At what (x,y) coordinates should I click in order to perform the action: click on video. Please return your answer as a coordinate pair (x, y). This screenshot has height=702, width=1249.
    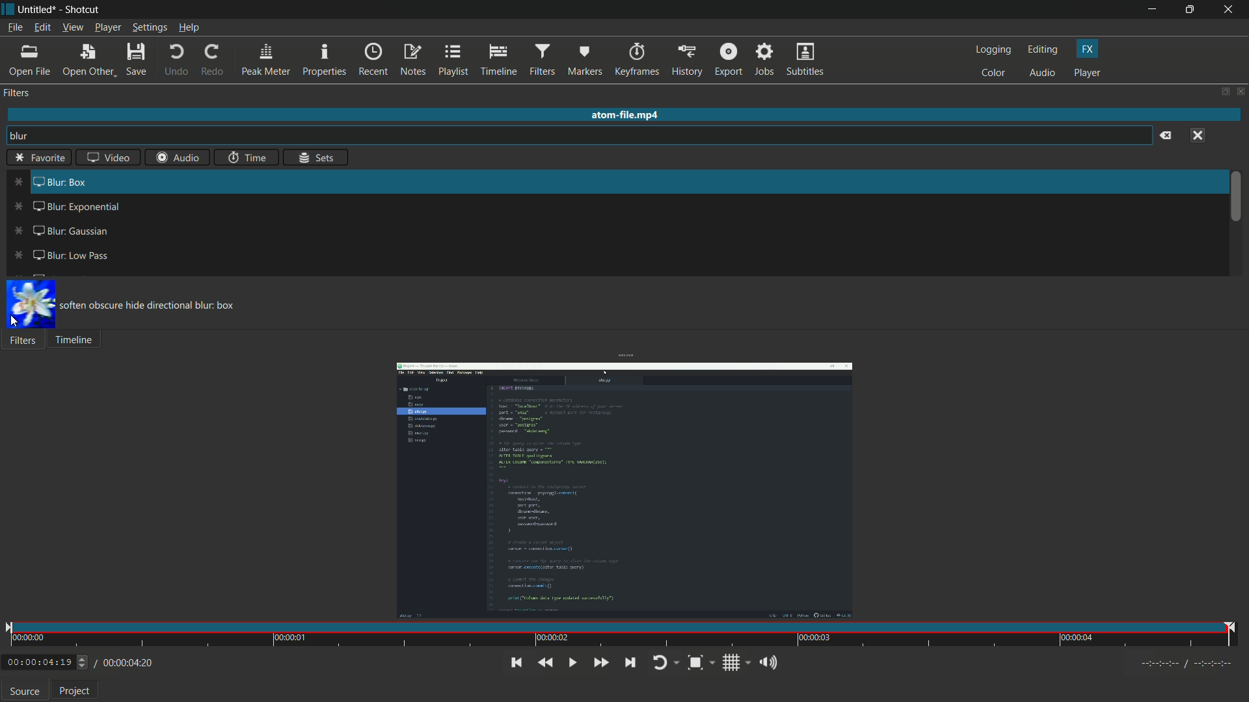
    Looking at the image, I should click on (107, 157).